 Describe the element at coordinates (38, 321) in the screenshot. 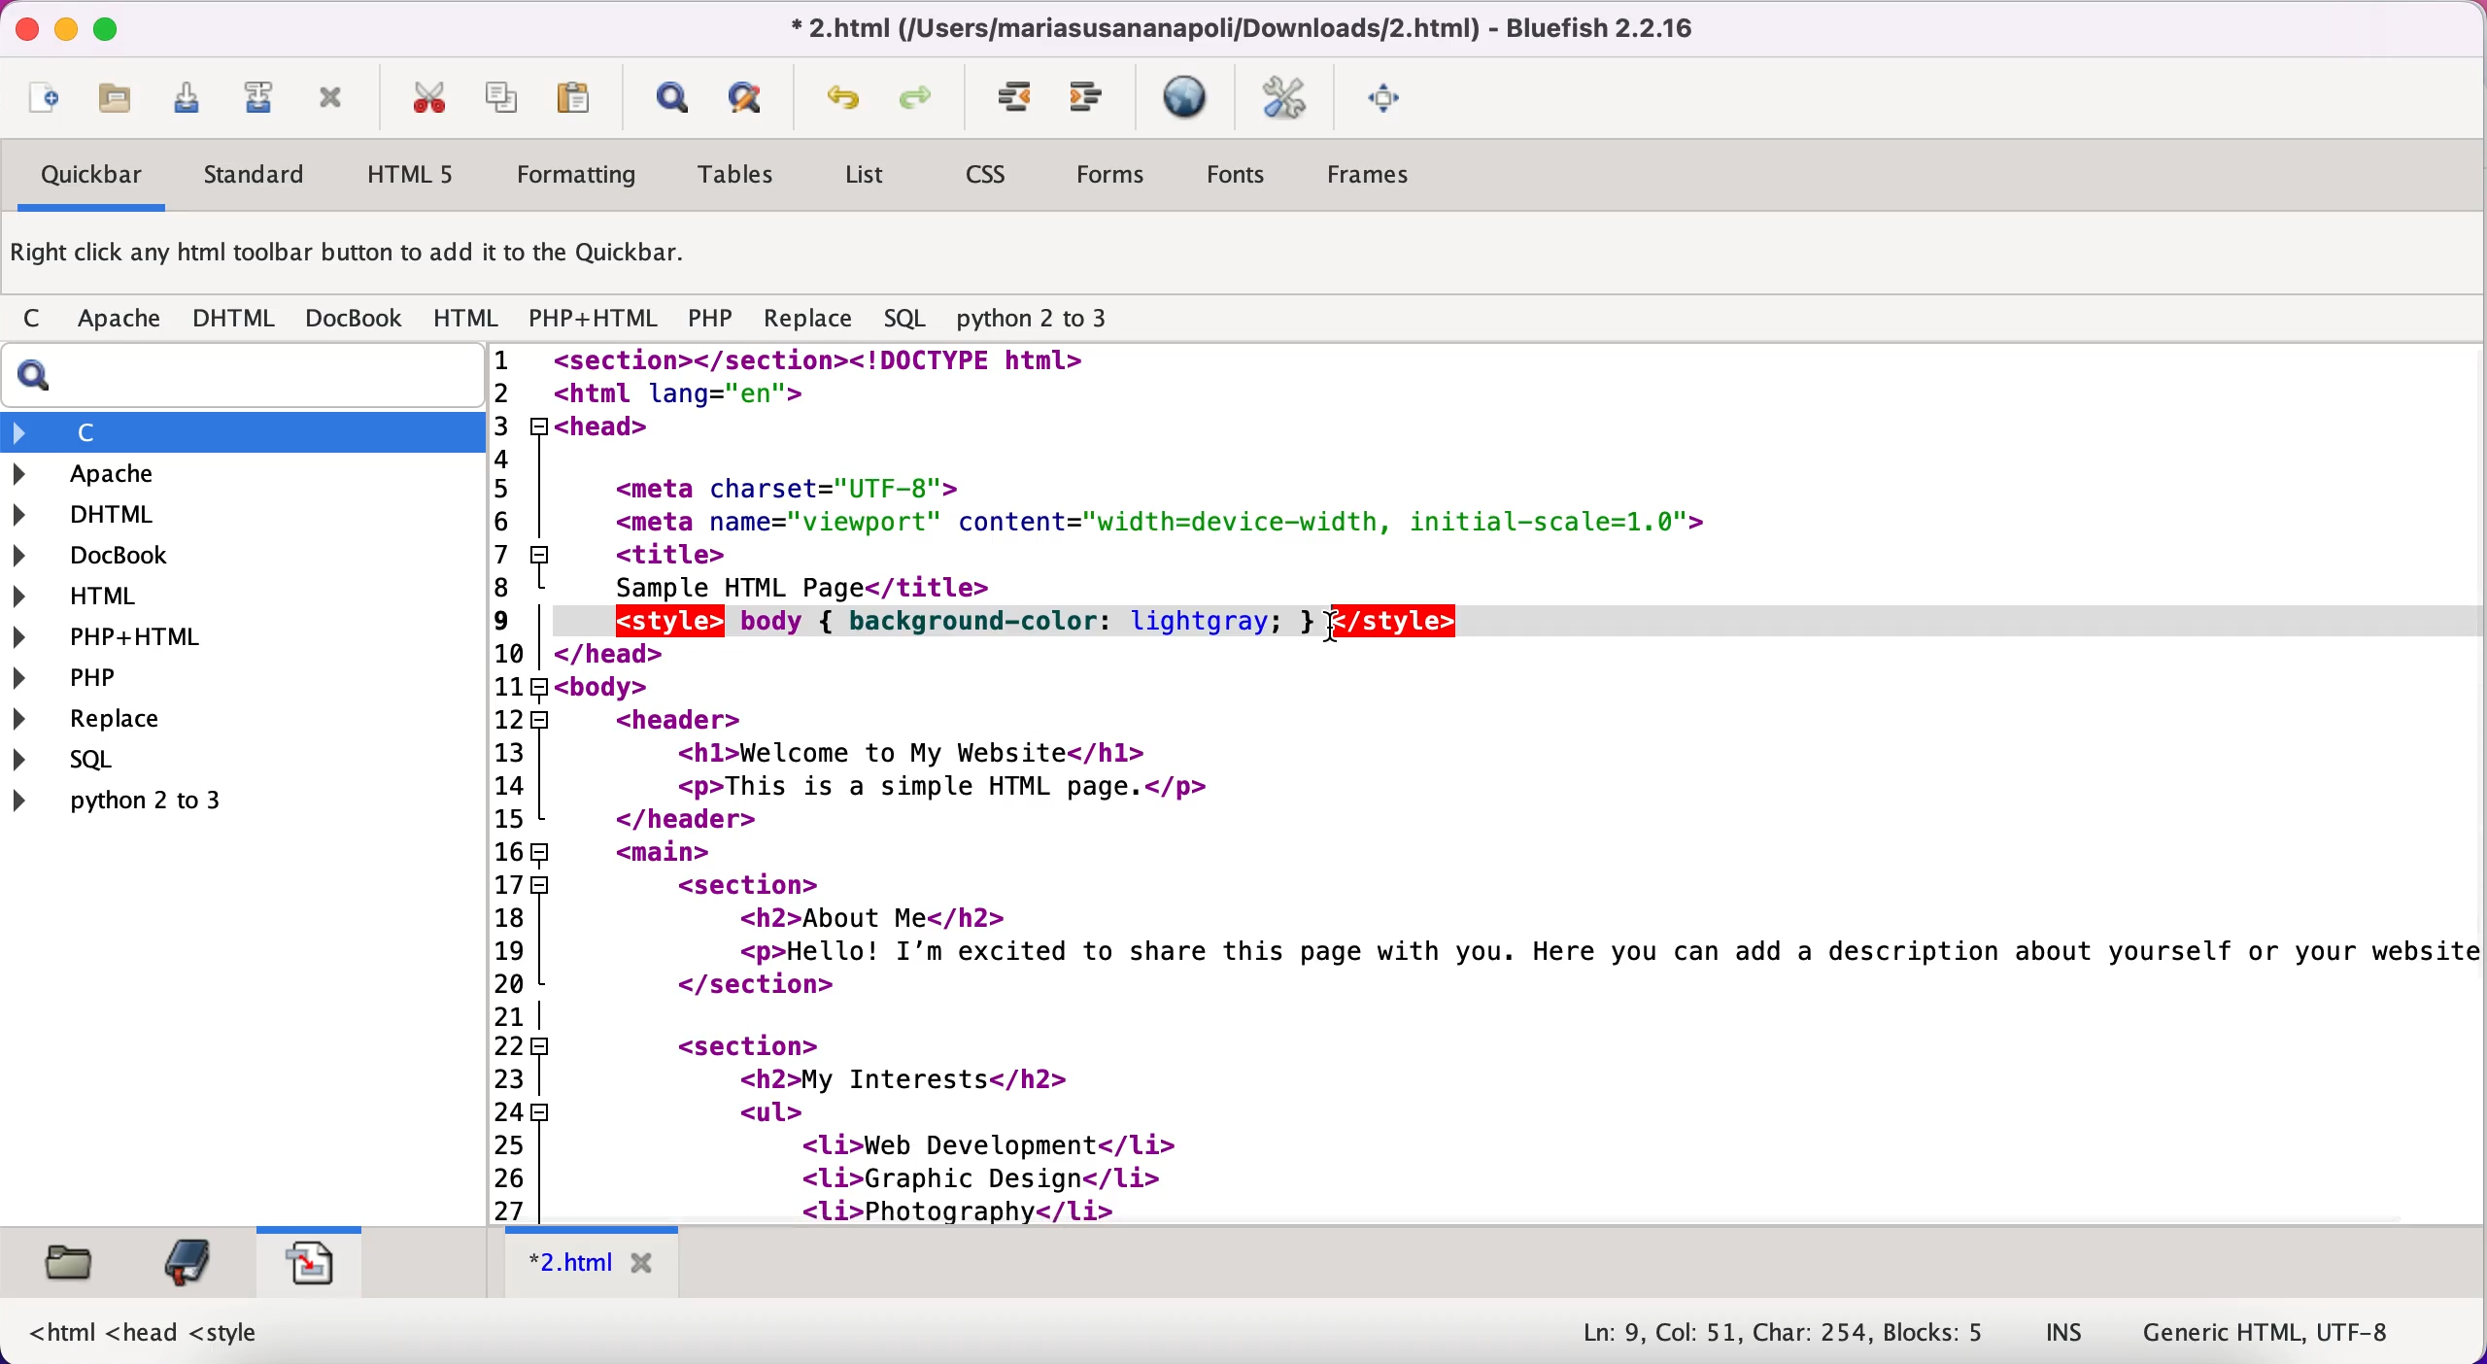

I see `c` at that location.